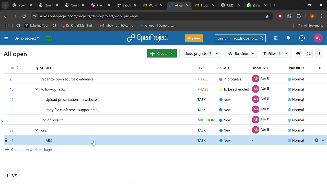 The height and width of the screenshot is (184, 327). I want to click on Include projects, so click(201, 54).